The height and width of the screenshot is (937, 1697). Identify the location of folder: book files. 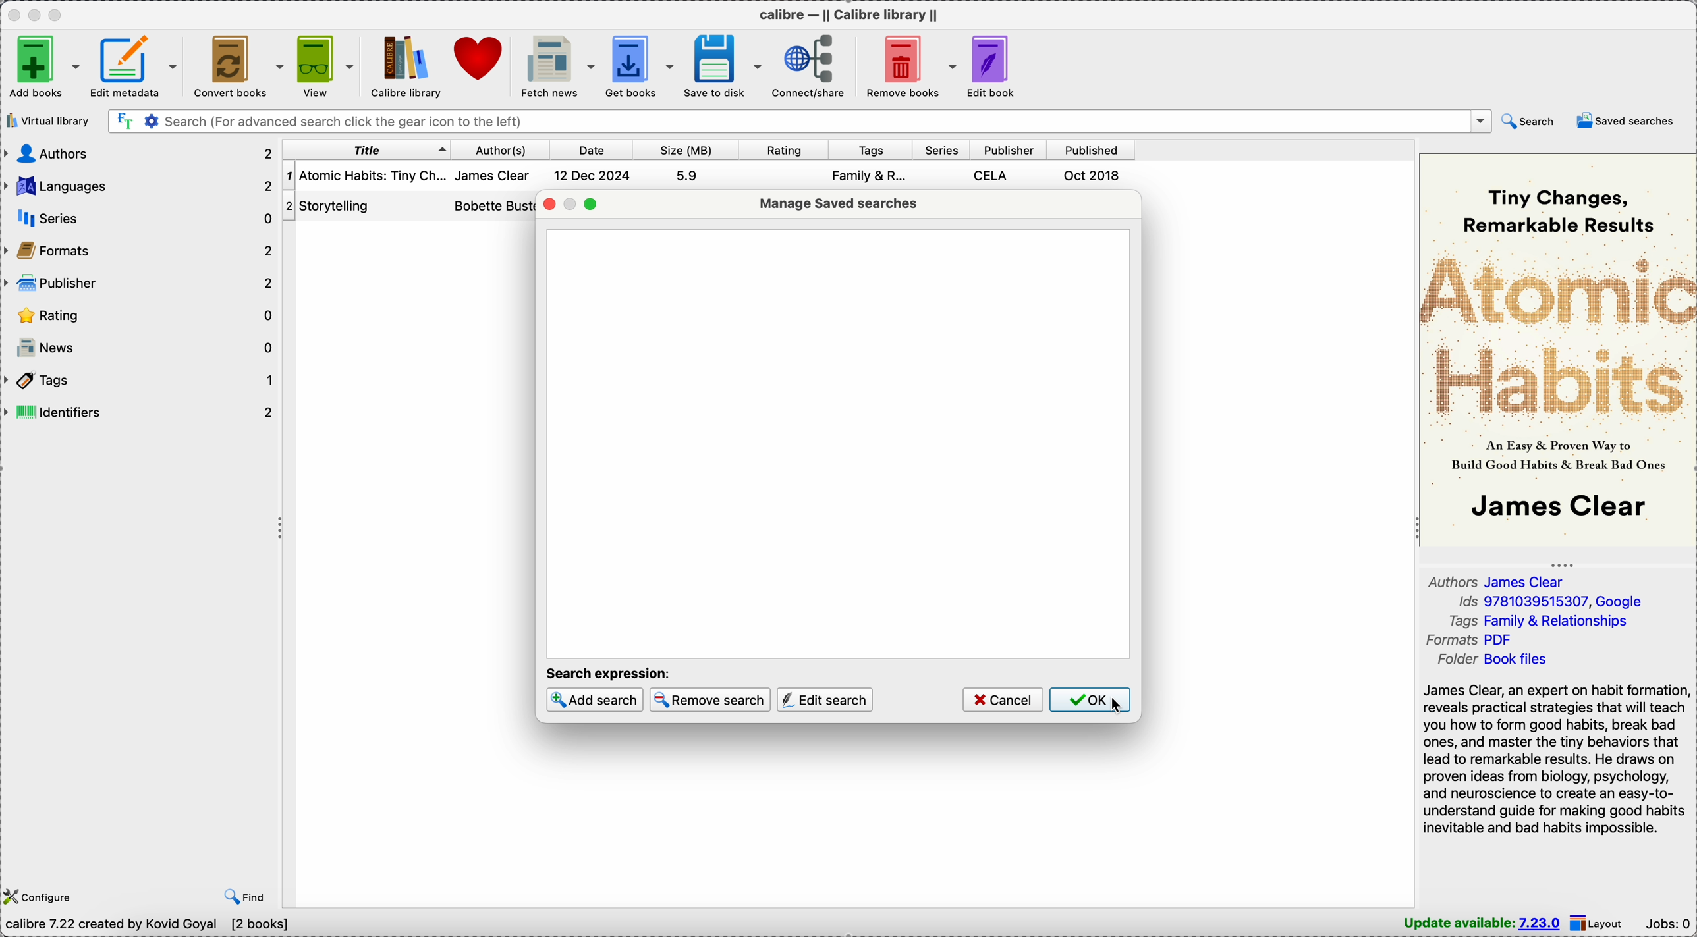
(1497, 660).